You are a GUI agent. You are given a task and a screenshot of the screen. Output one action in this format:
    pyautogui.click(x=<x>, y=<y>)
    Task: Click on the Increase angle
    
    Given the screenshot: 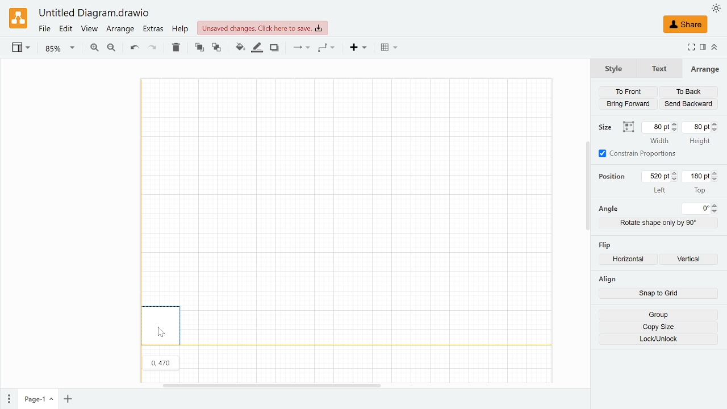 What is the action you would take?
    pyautogui.click(x=716, y=205)
    